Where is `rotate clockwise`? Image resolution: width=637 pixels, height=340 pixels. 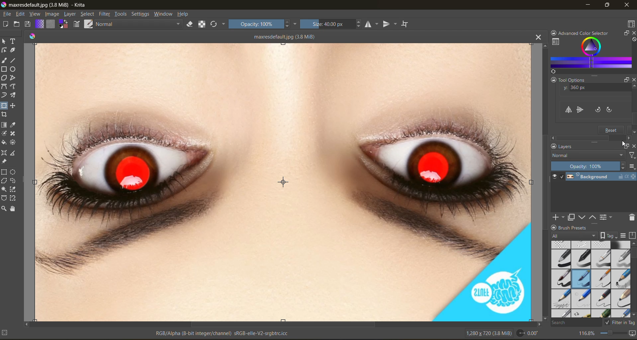
rotate clockwise is located at coordinates (608, 110).